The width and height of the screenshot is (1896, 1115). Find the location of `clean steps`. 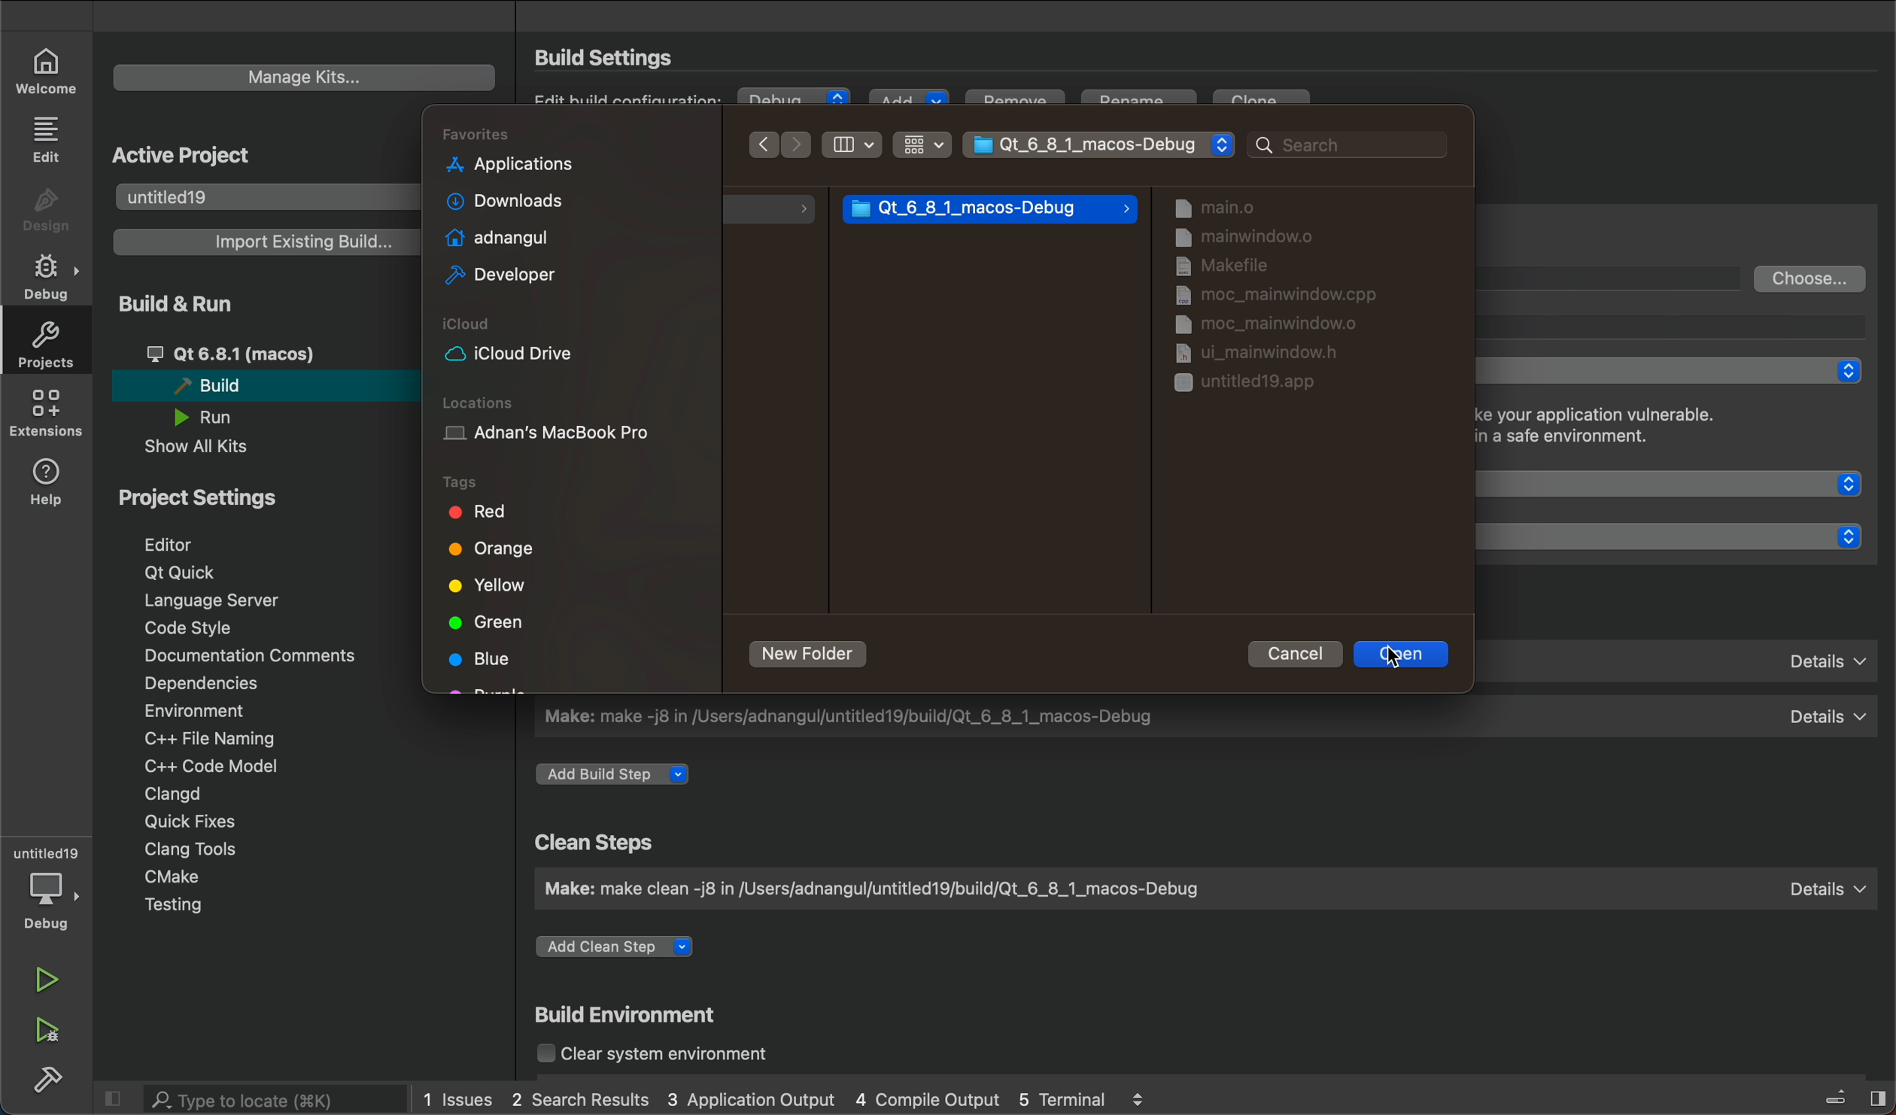

clean steps is located at coordinates (600, 843).